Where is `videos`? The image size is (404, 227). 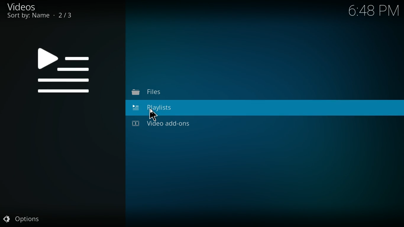
videos is located at coordinates (23, 7).